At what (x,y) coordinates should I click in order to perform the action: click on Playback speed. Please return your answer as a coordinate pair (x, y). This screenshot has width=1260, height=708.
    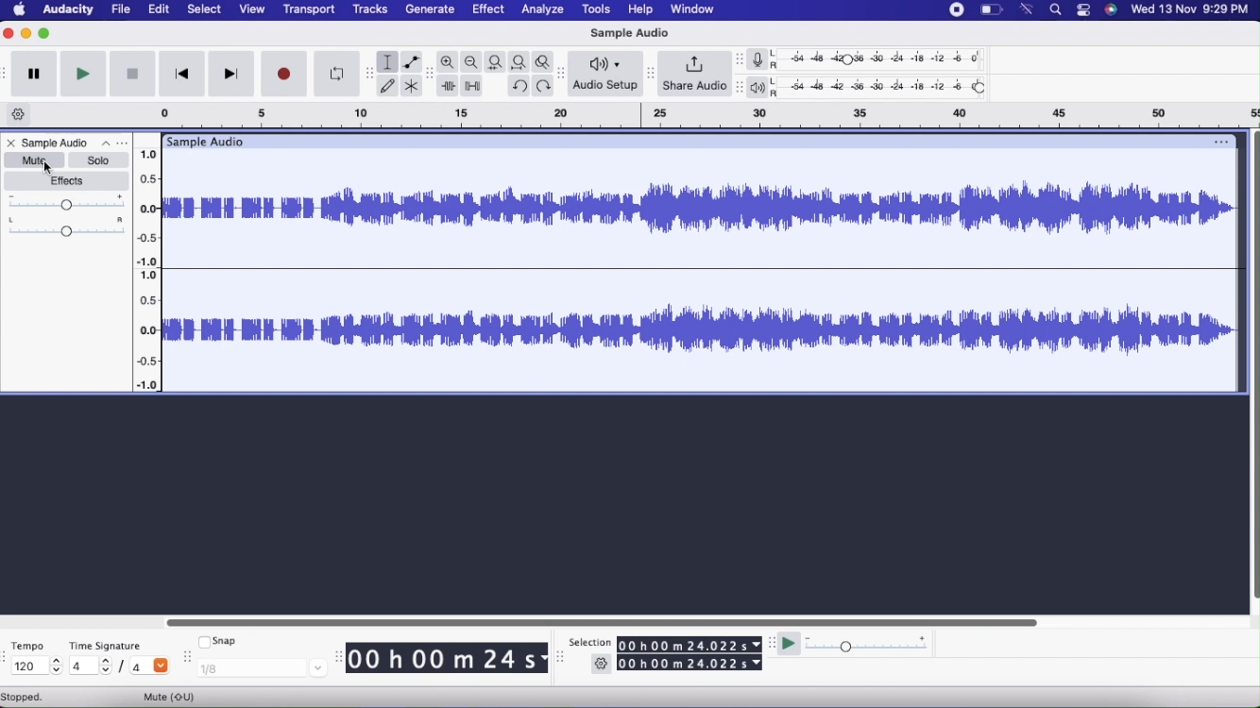
    Looking at the image, I should click on (866, 646).